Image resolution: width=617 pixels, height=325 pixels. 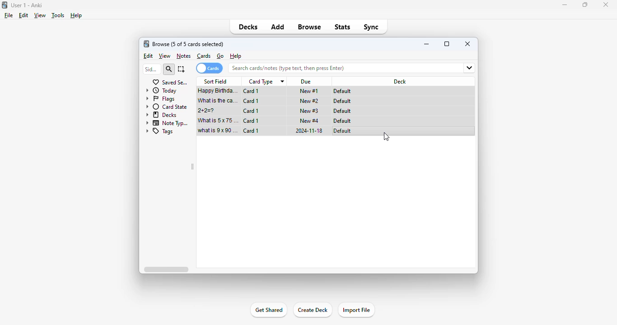 What do you see at coordinates (427, 44) in the screenshot?
I see `minimize` at bounding box center [427, 44].